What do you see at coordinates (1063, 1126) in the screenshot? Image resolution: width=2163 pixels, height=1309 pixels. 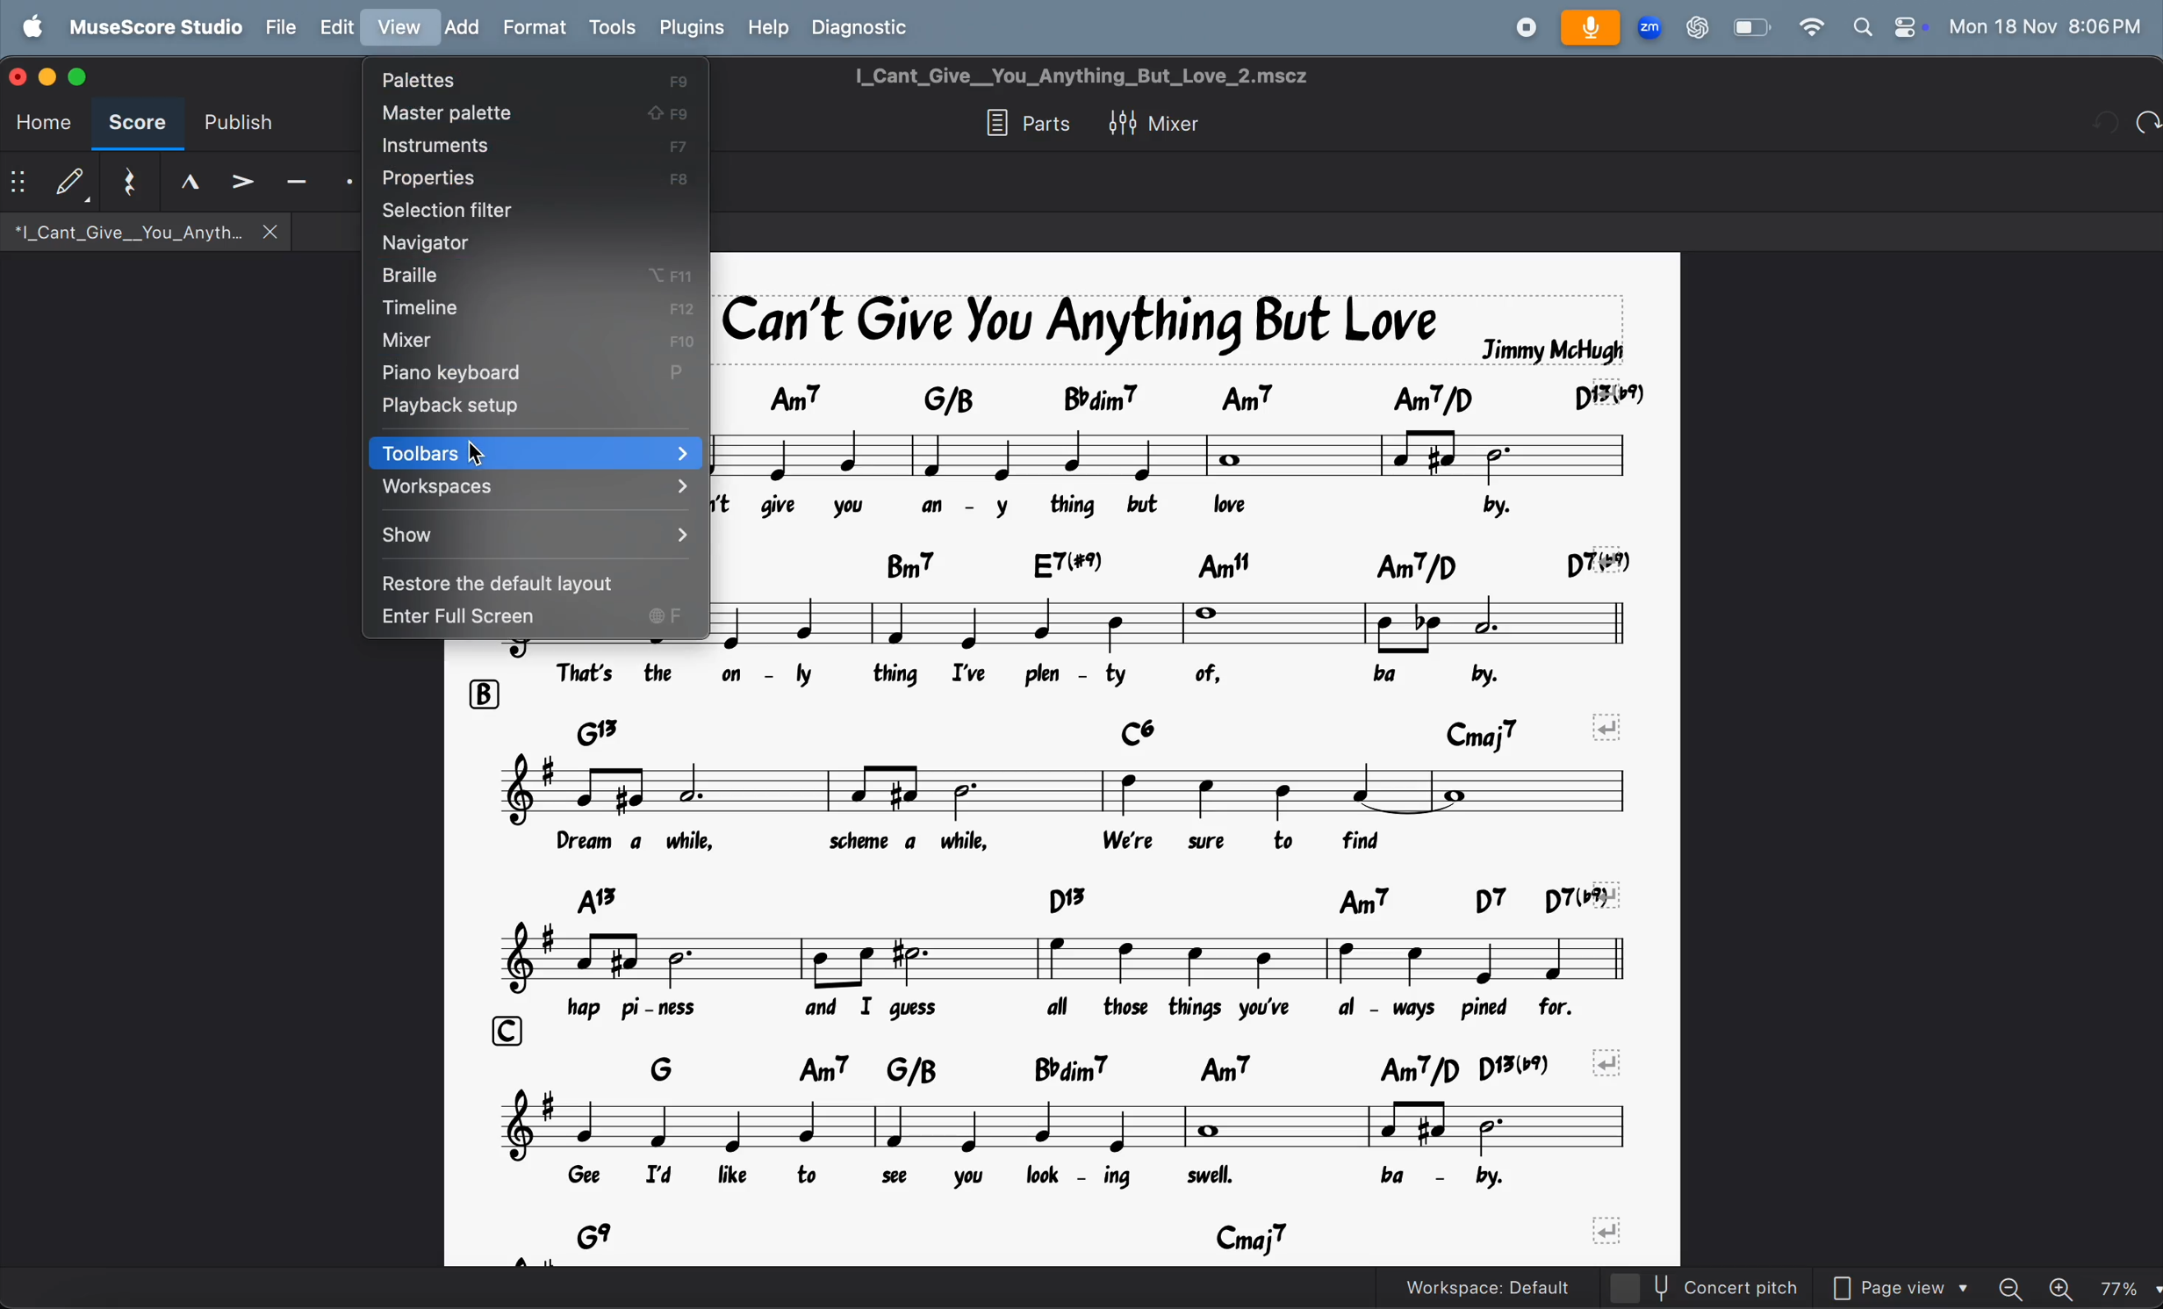 I see `notes` at bounding box center [1063, 1126].